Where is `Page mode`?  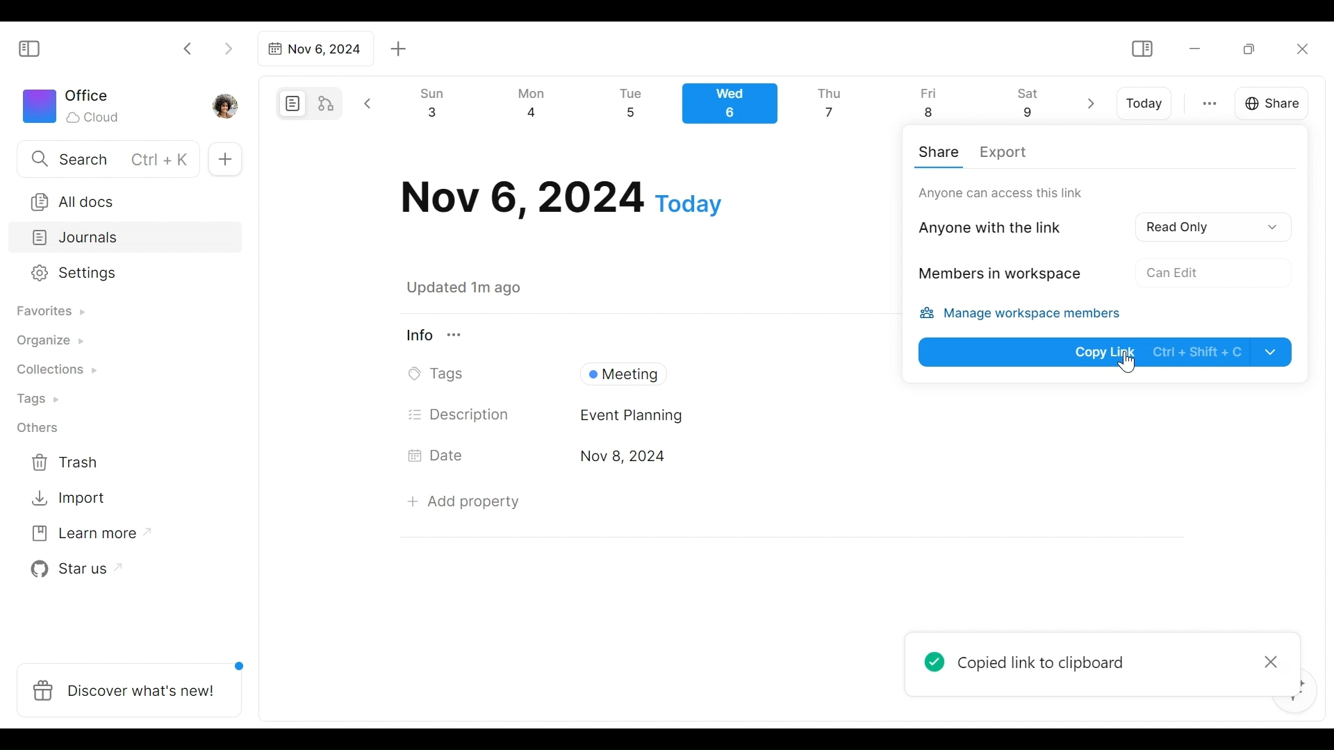
Page mode is located at coordinates (290, 103).